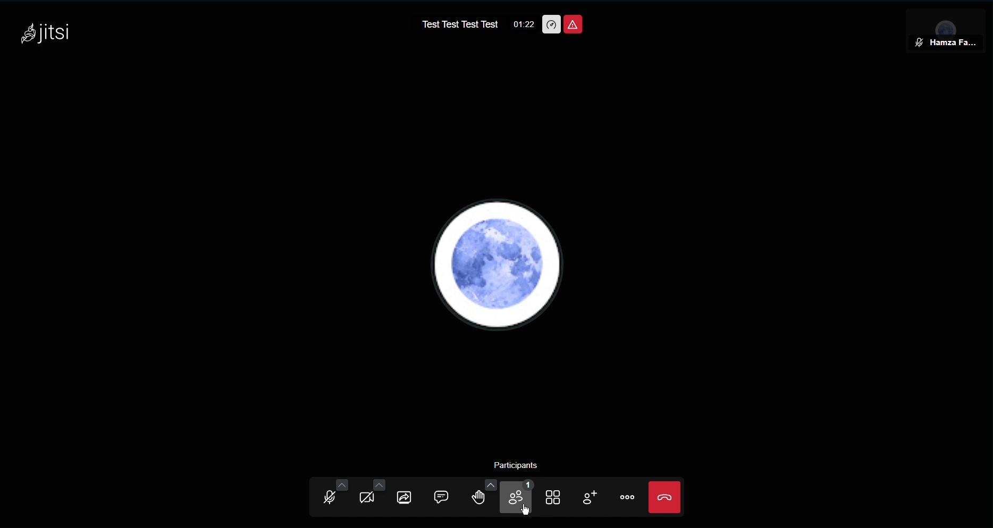 The height and width of the screenshot is (528, 993). What do you see at coordinates (46, 36) in the screenshot?
I see `Jitsi` at bounding box center [46, 36].